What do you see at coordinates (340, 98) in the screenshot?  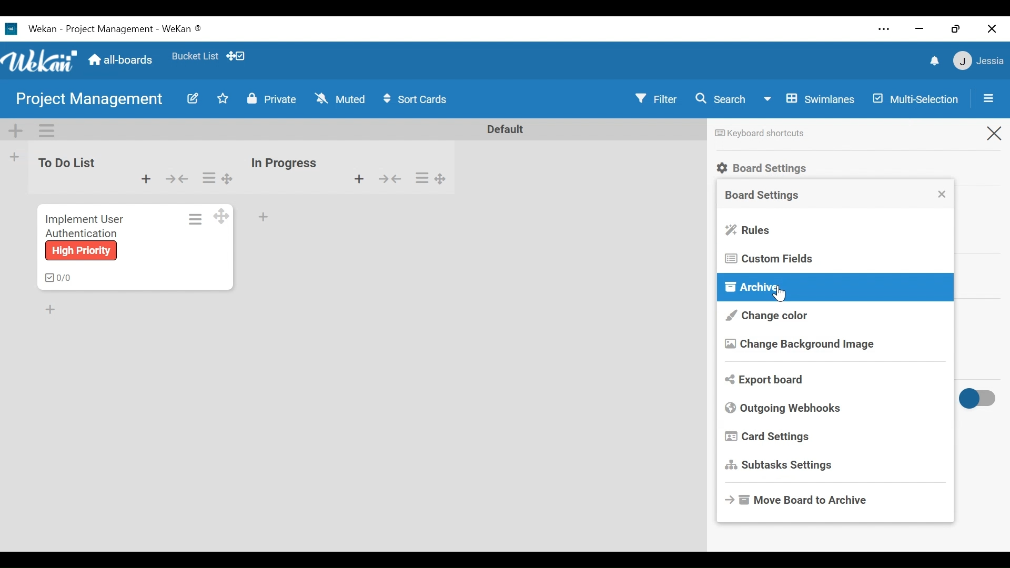 I see `Change Watch` at bounding box center [340, 98].